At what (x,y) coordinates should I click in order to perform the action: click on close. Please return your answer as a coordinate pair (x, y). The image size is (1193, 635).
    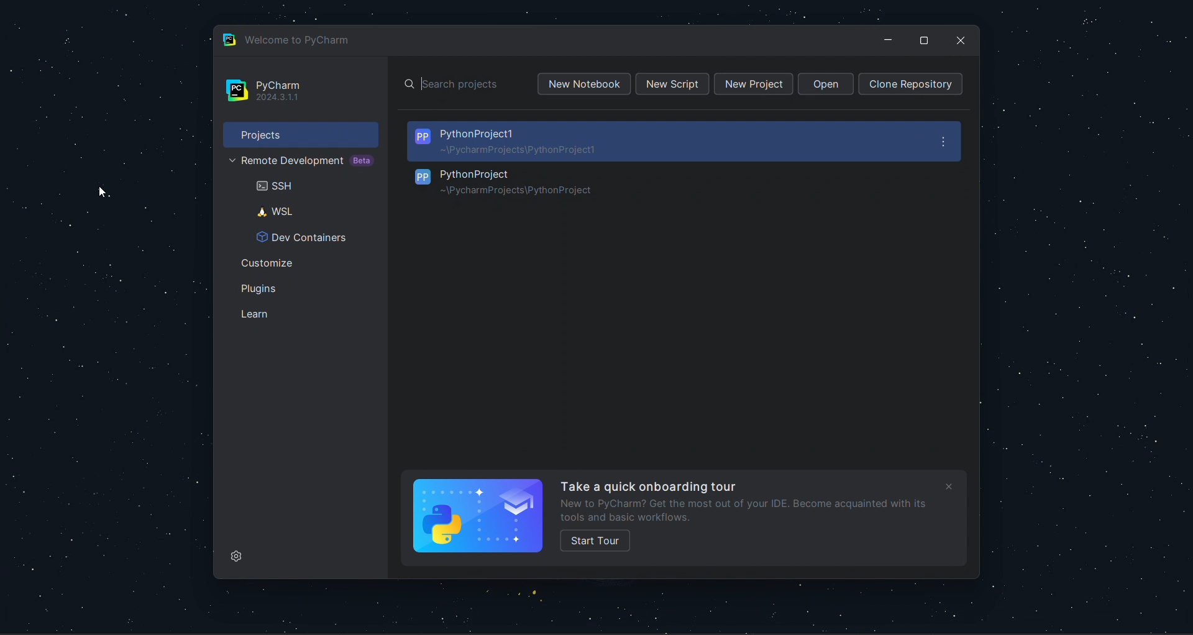
    Looking at the image, I should click on (966, 41).